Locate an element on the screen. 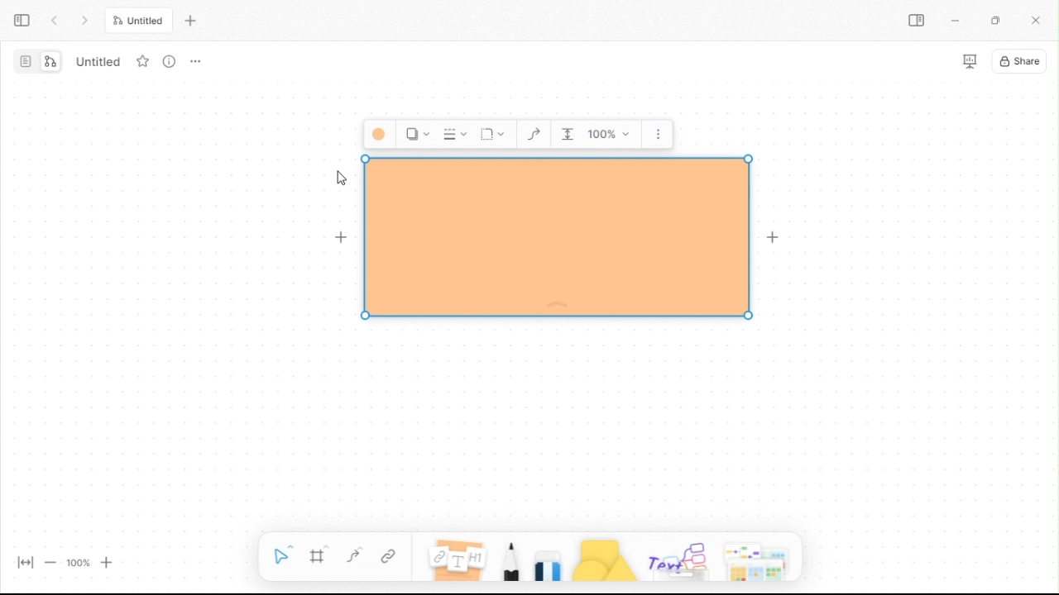 Image resolution: width=1059 pixels, height=595 pixels. Add is located at coordinates (777, 239).